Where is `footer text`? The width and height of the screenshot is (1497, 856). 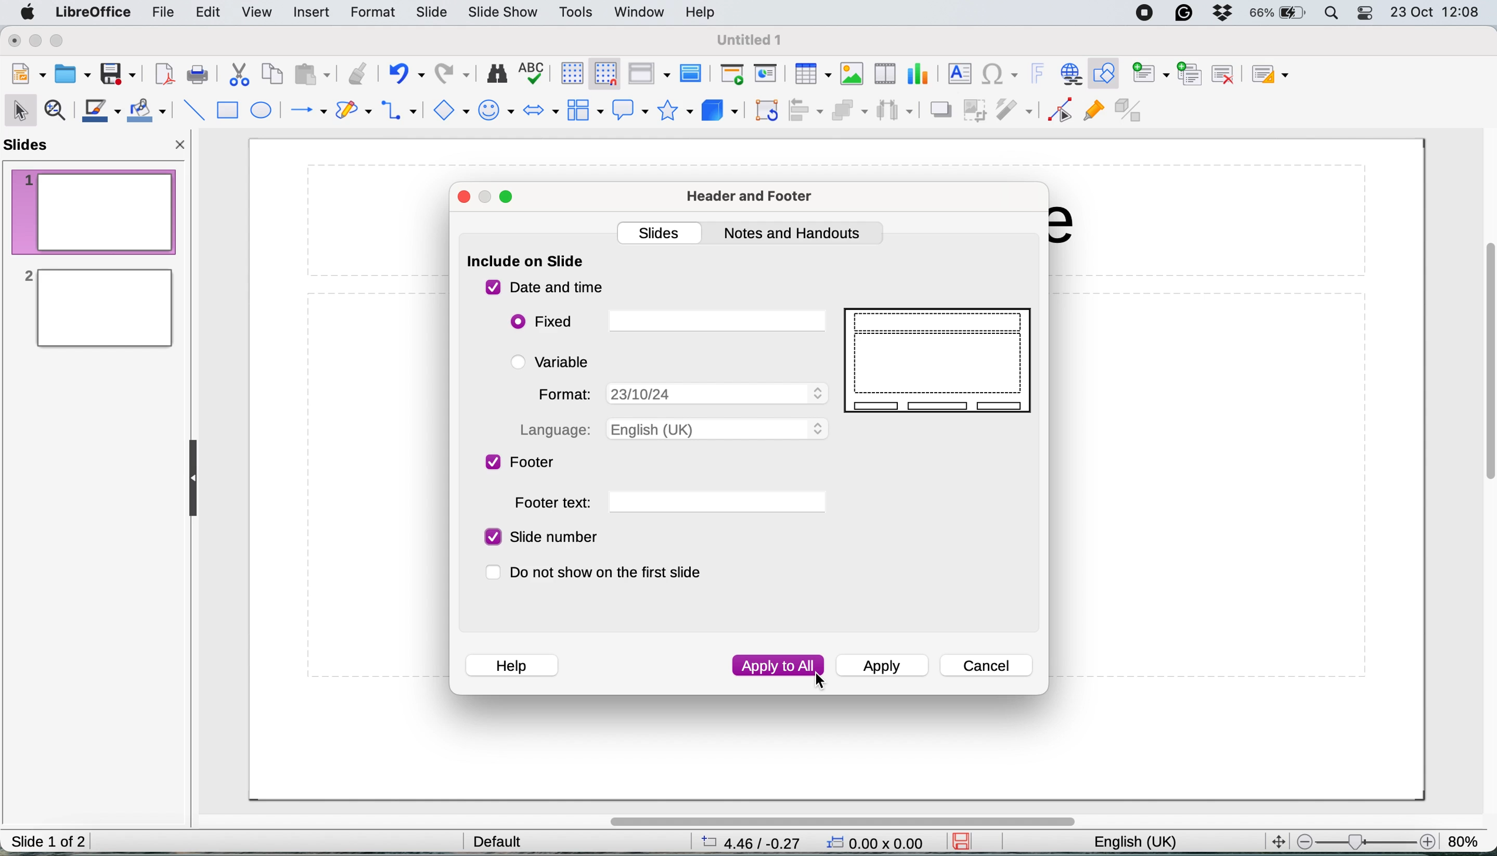
footer text is located at coordinates (669, 503).